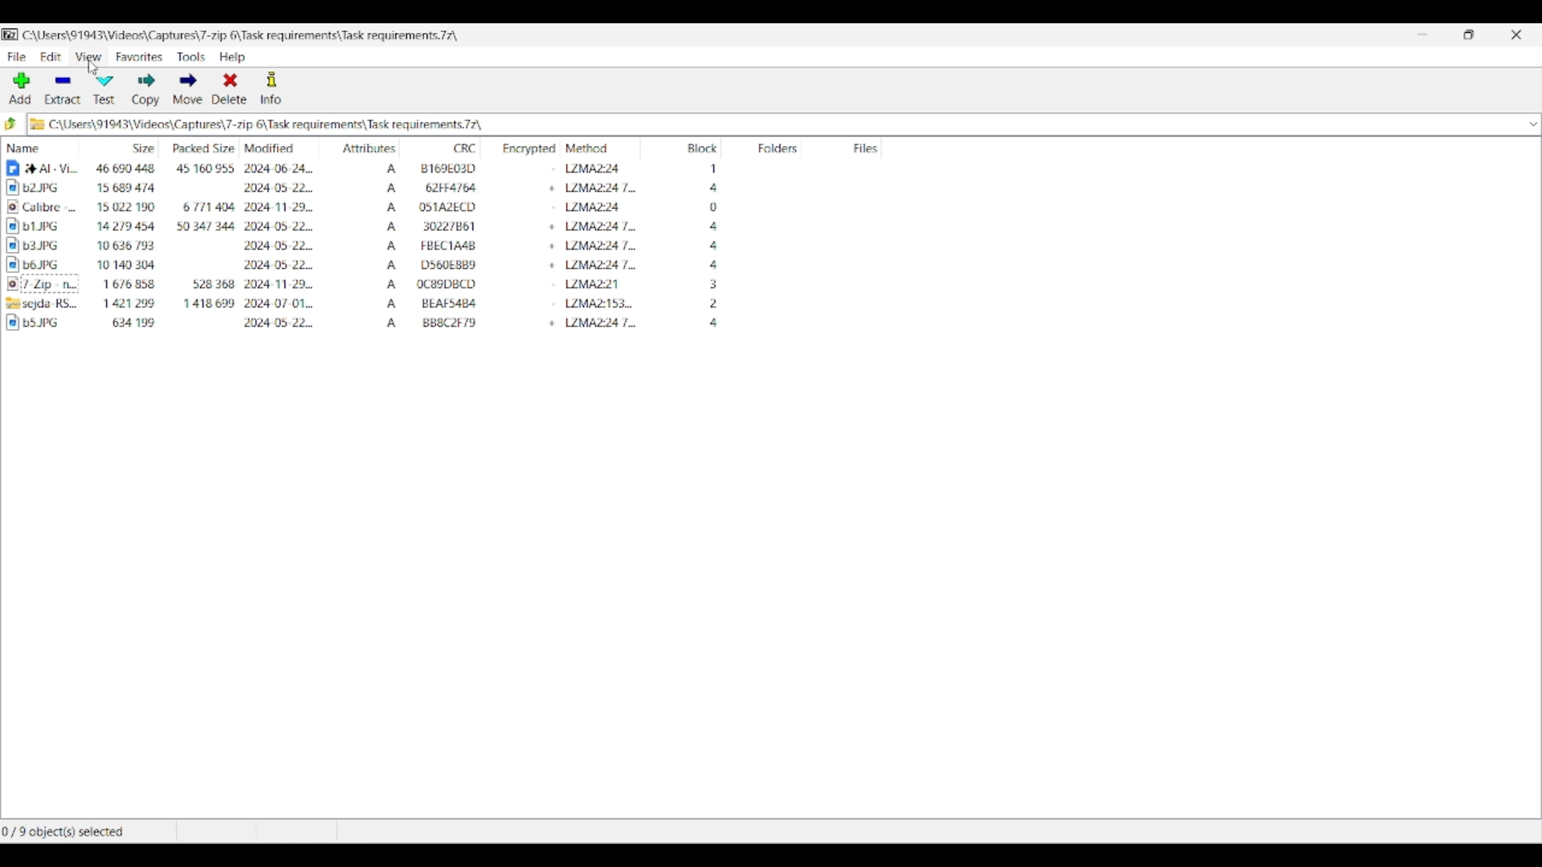  What do you see at coordinates (360, 147) in the screenshot?
I see `Attributes column` at bounding box center [360, 147].